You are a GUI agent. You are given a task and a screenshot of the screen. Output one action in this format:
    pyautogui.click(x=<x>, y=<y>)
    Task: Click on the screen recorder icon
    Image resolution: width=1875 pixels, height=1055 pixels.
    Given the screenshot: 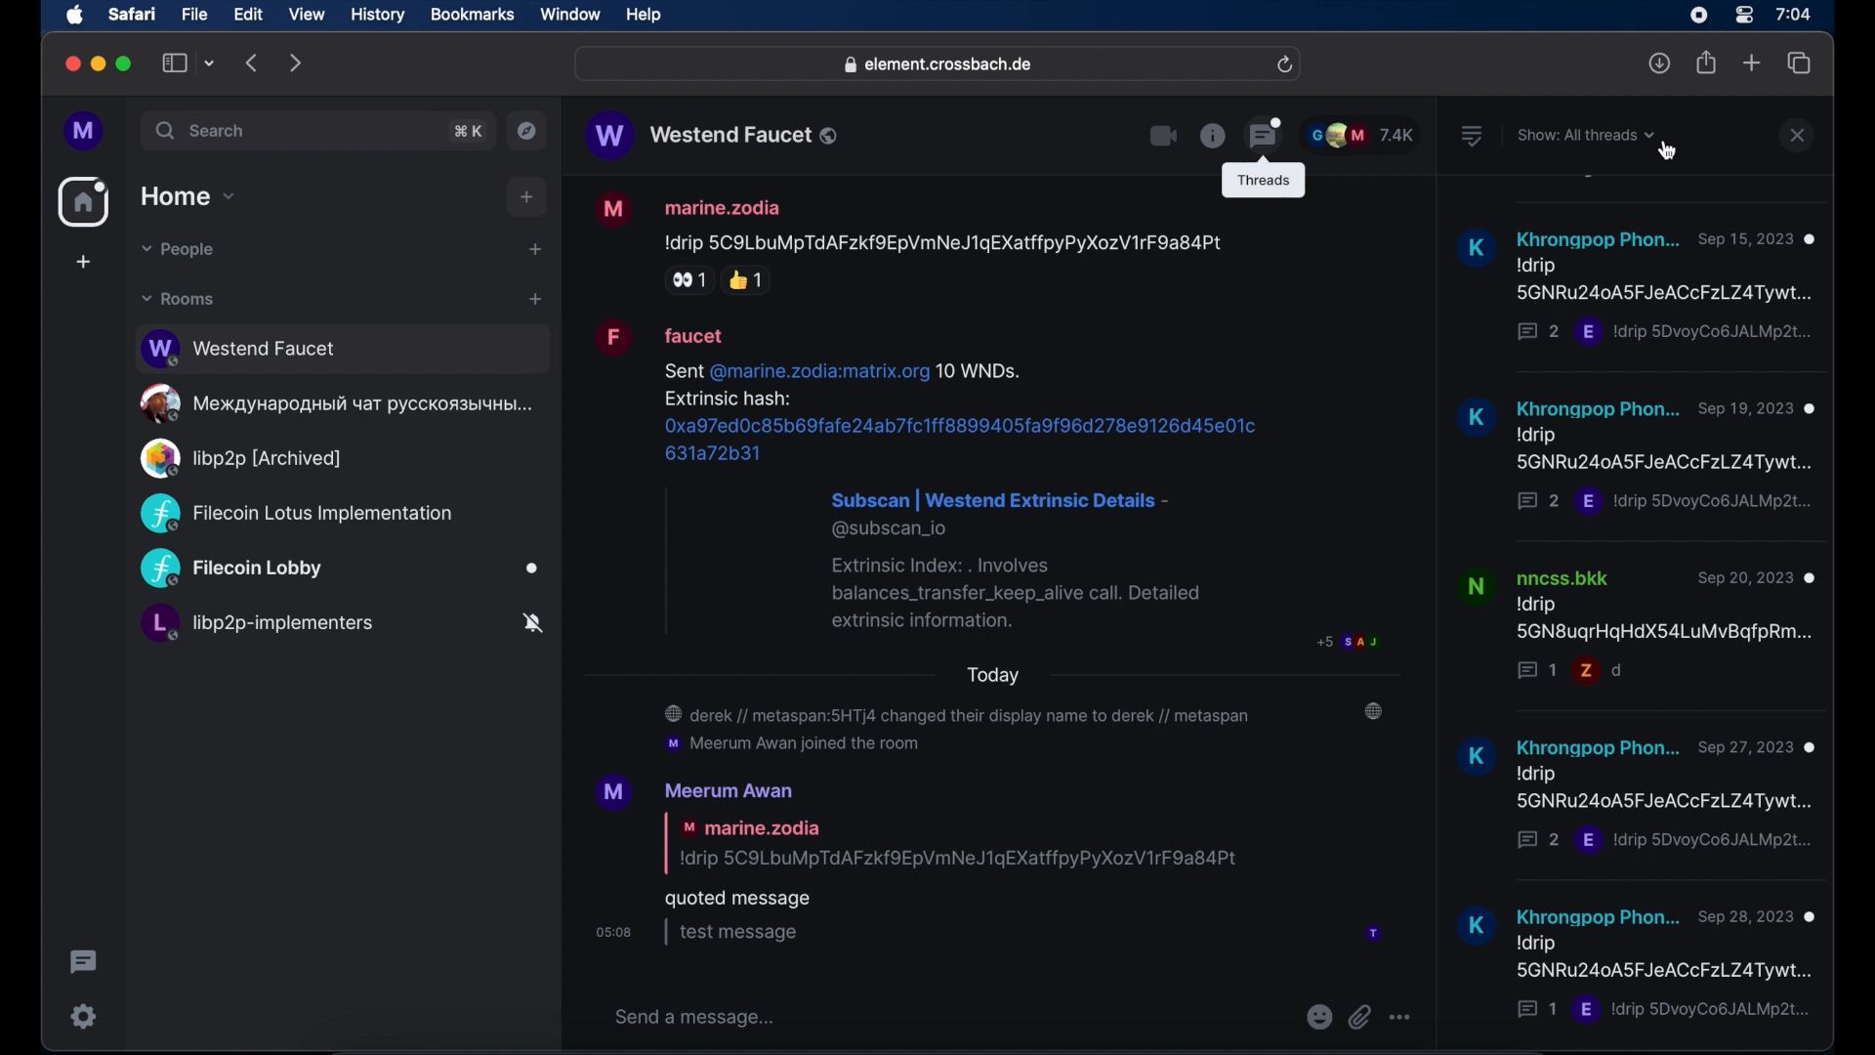 What is the action you would take?
    pyautogui.click(x=1698, y=17)
    